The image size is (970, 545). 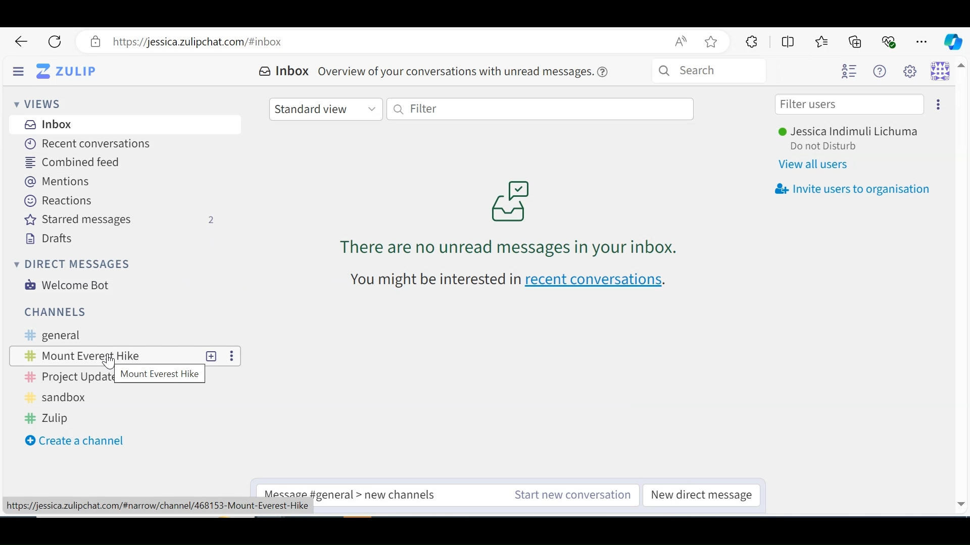 What do you see at coordinates (569, 495) in the screenshot?
I see `Start a new conversation` at bounding box center [569, 495].